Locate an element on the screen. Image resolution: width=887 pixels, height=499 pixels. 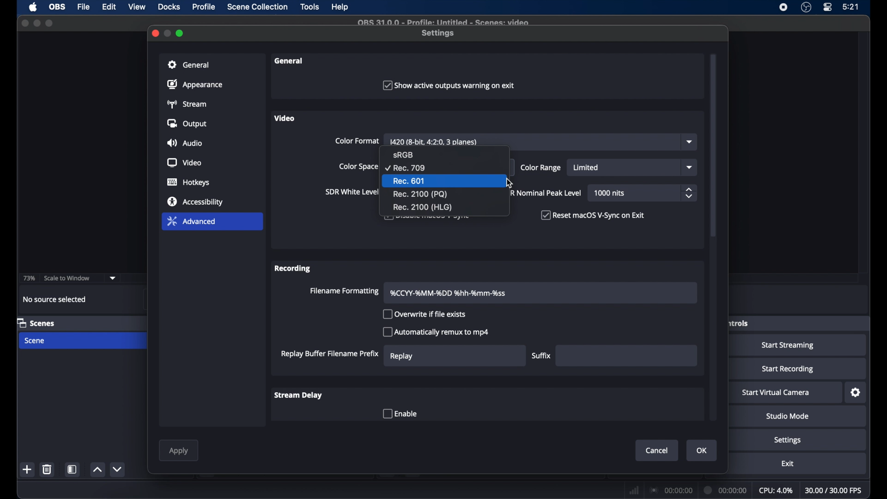
limited is located at coordinates (587, 167).